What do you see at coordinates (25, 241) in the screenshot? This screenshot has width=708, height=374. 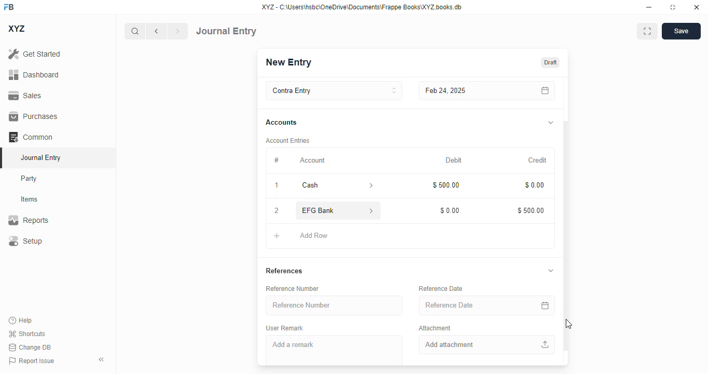 I see `setup` at bounding box center [25, 241].